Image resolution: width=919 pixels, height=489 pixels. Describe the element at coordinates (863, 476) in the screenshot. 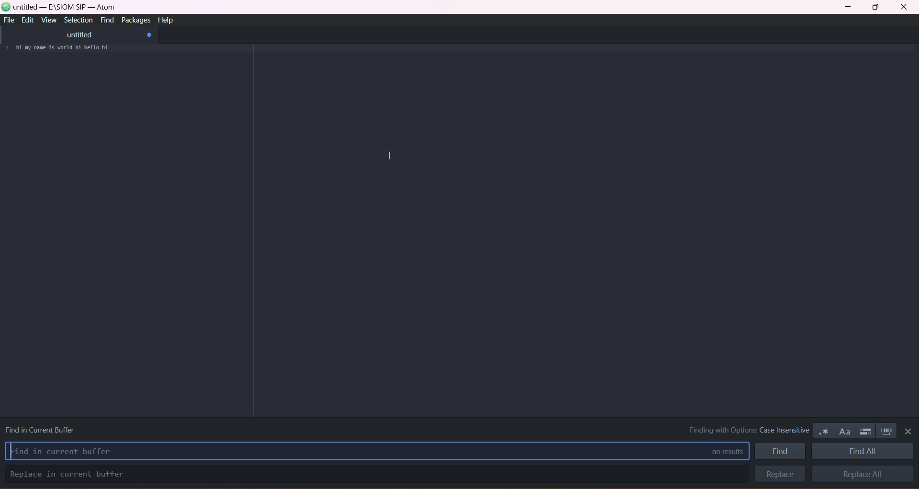

I see `replace all` at that location.